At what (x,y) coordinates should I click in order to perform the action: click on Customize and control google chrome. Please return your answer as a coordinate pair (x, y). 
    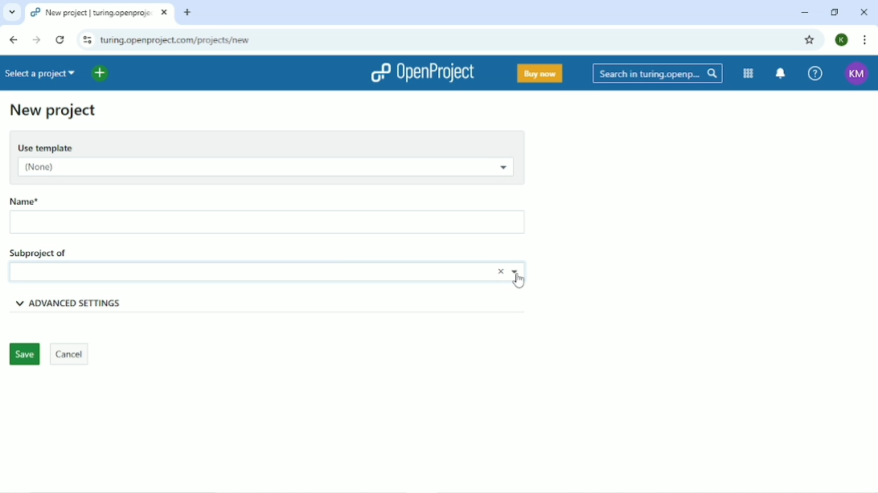
    Looking at the image, I should click on (865, 39).